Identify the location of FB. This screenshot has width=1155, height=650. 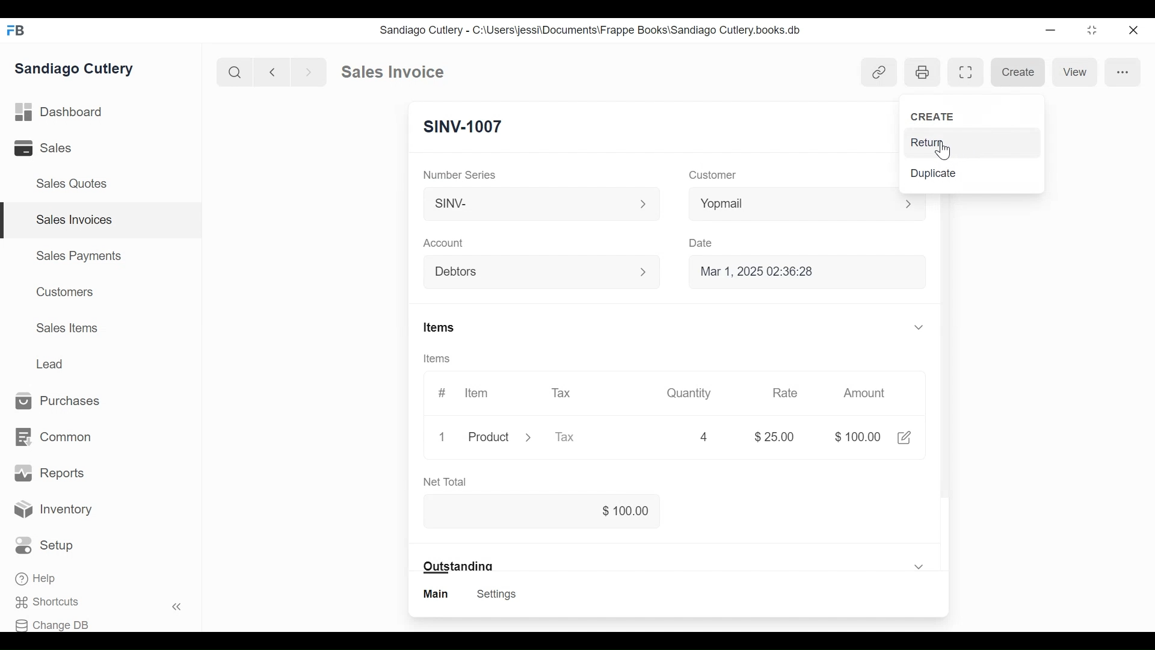
(18, 31).